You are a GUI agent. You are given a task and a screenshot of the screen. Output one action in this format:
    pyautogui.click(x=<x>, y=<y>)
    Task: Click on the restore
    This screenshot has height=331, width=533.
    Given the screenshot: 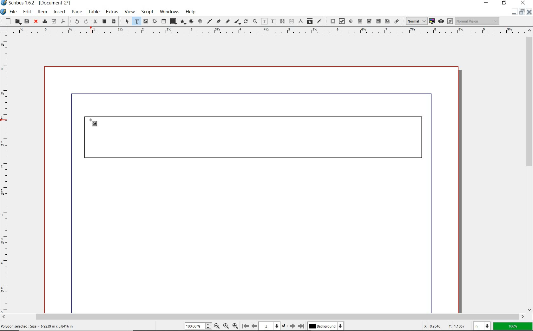 What is the action you would take?
    pyautogui.click(x=522, y=13)
    